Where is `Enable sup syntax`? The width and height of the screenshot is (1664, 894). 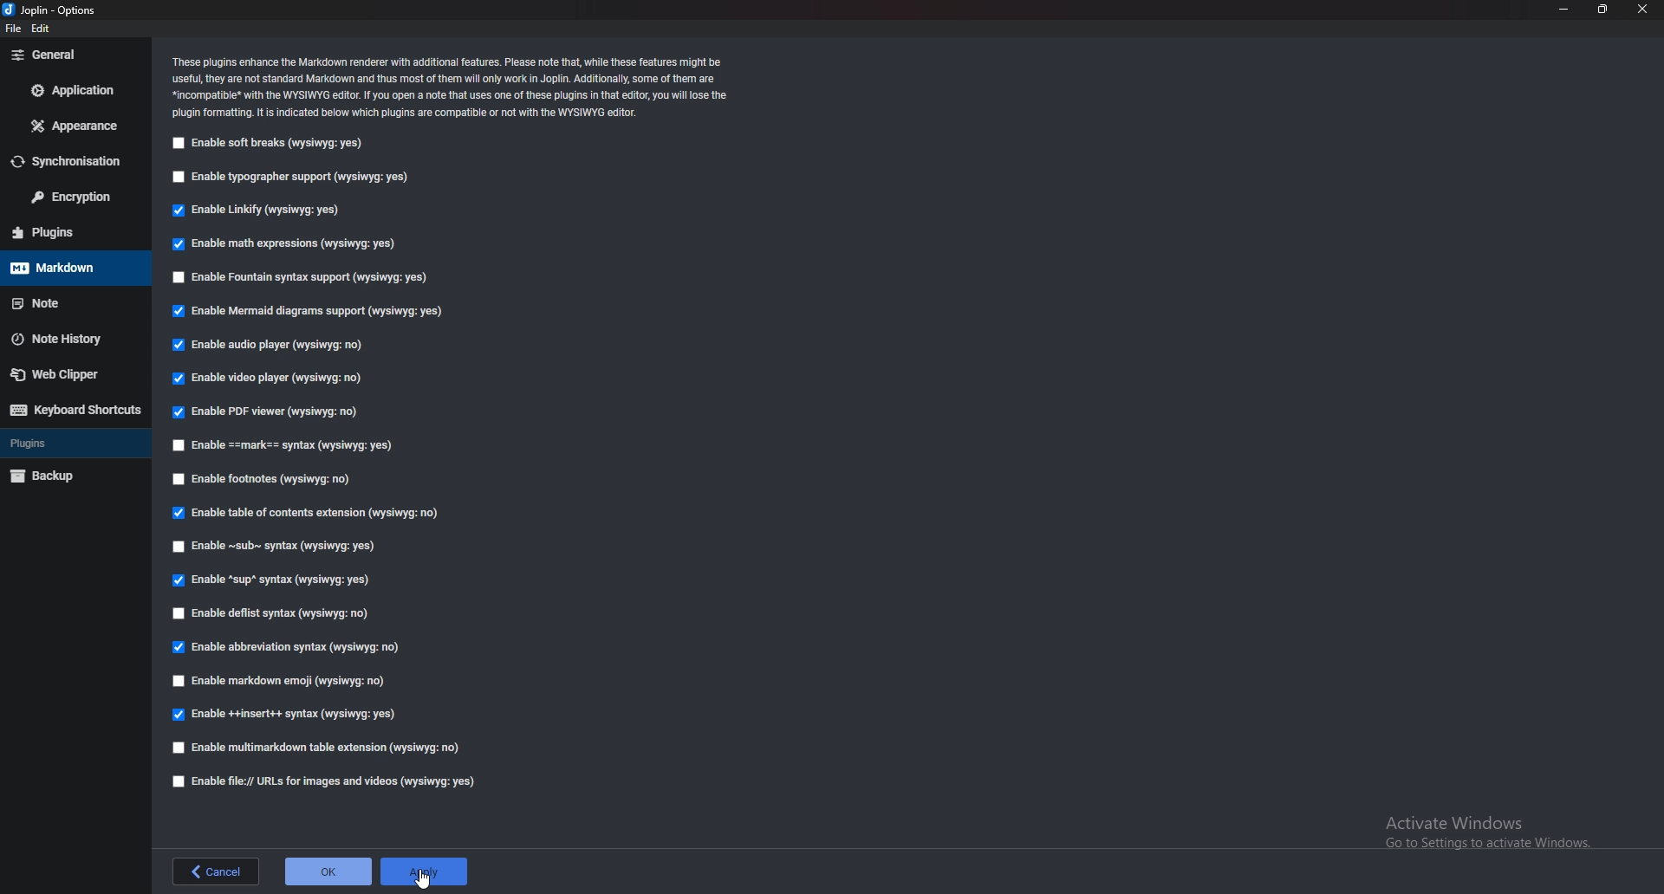 Enable sup syntax is located at coordinates (276, 579).